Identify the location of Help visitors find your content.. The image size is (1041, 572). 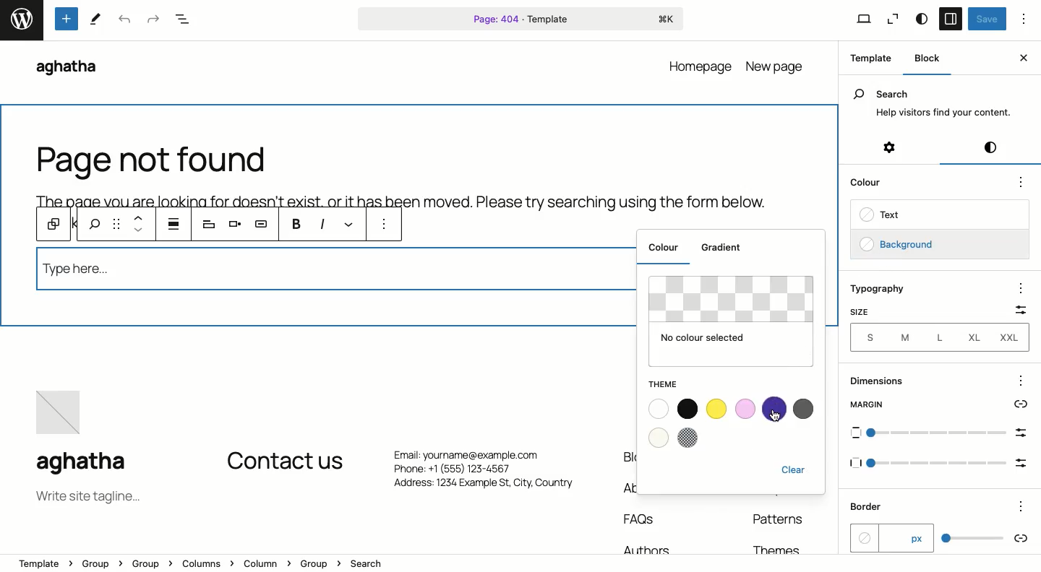
(943, 113).